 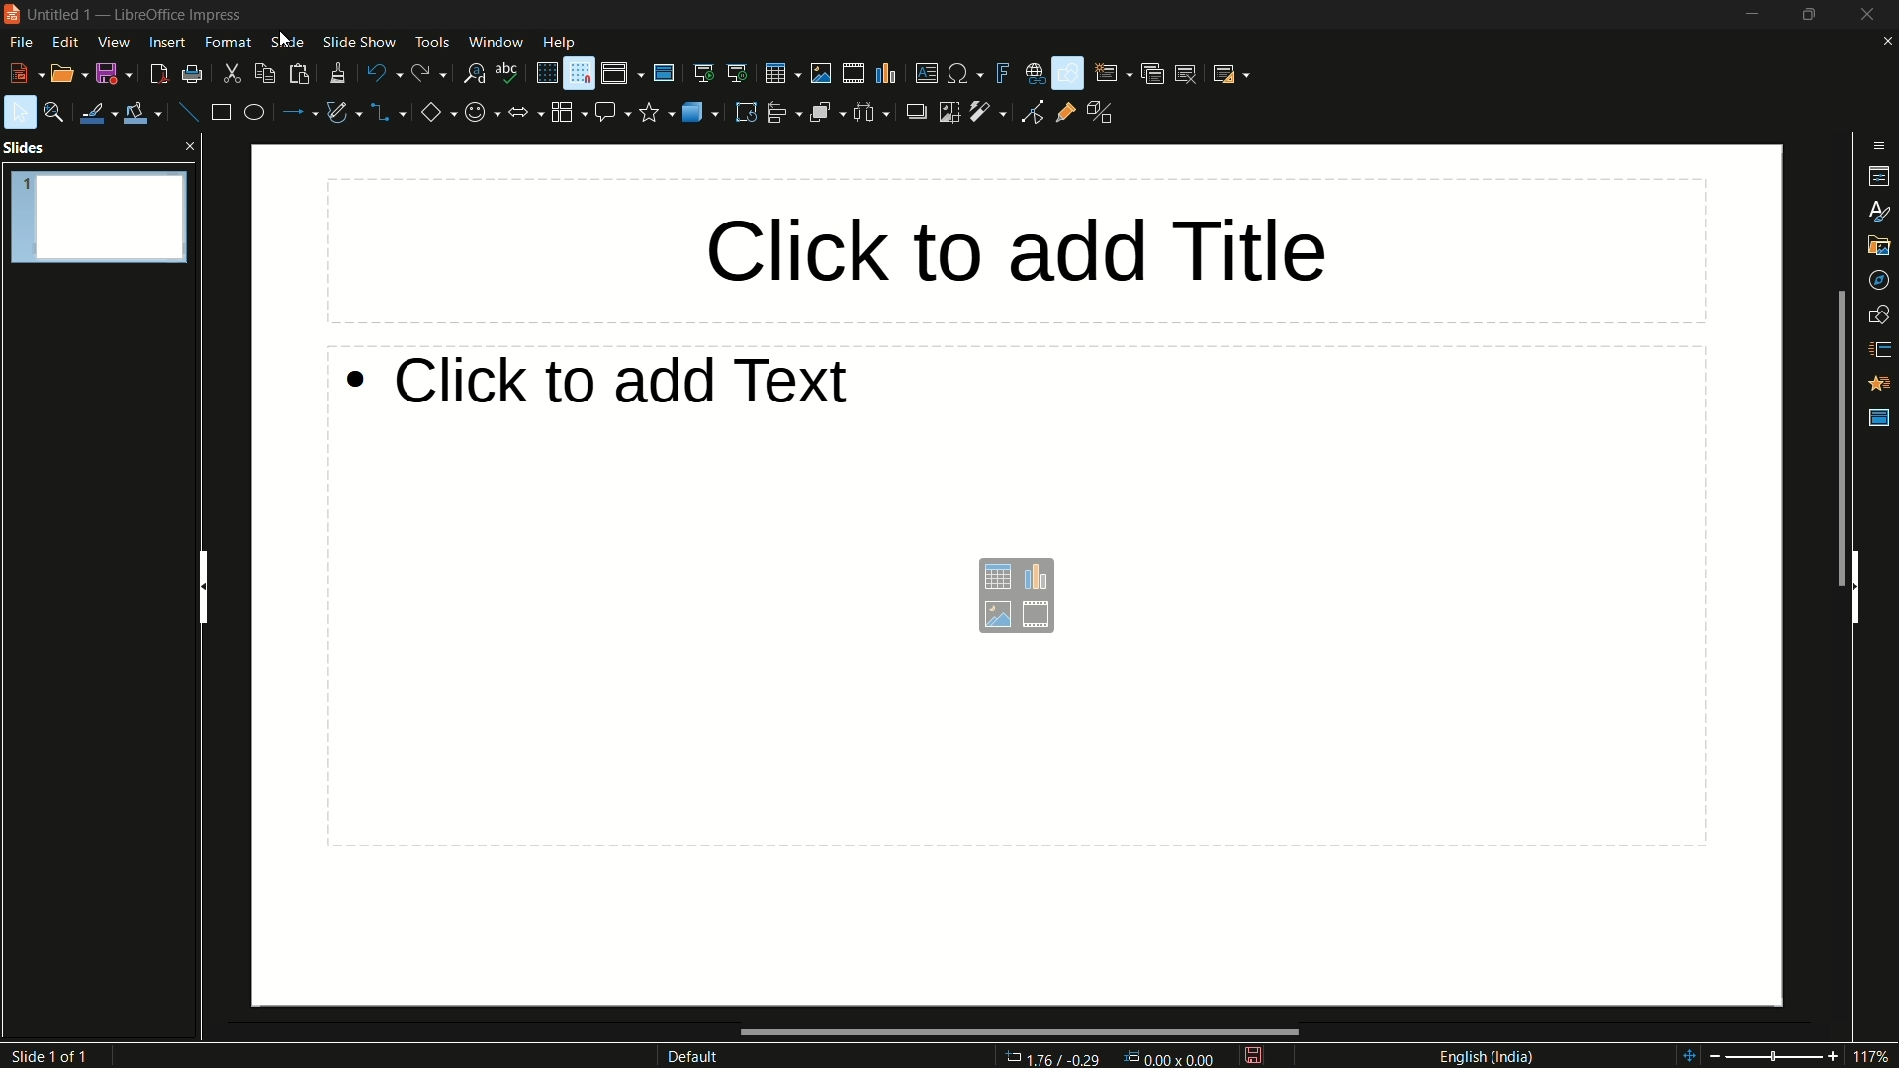 I want to click on display grid, so click(x=544, y=74).